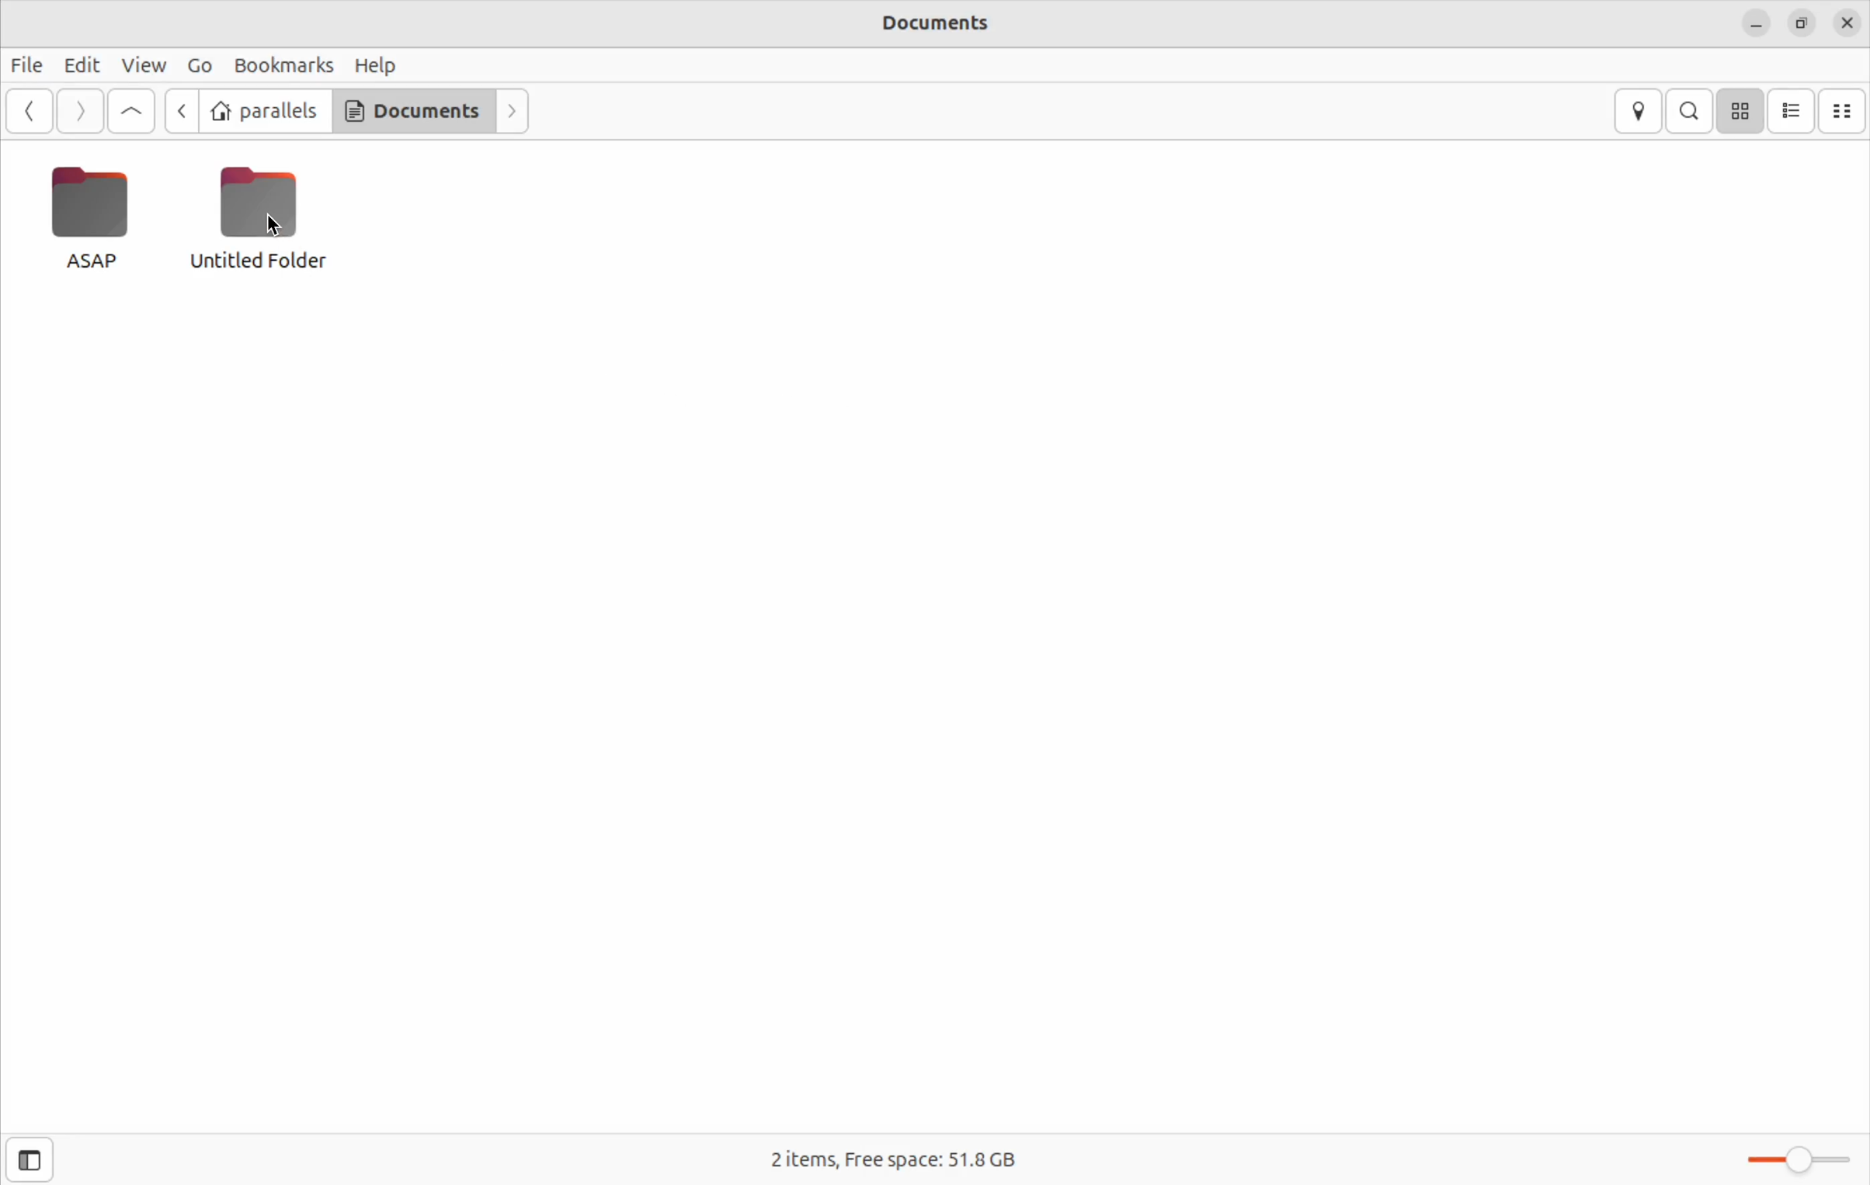 This screenshot has width=1870, height=1185. Describe the element at coordinates (511, 111) in the screenshot. I see `forwards` at that location.